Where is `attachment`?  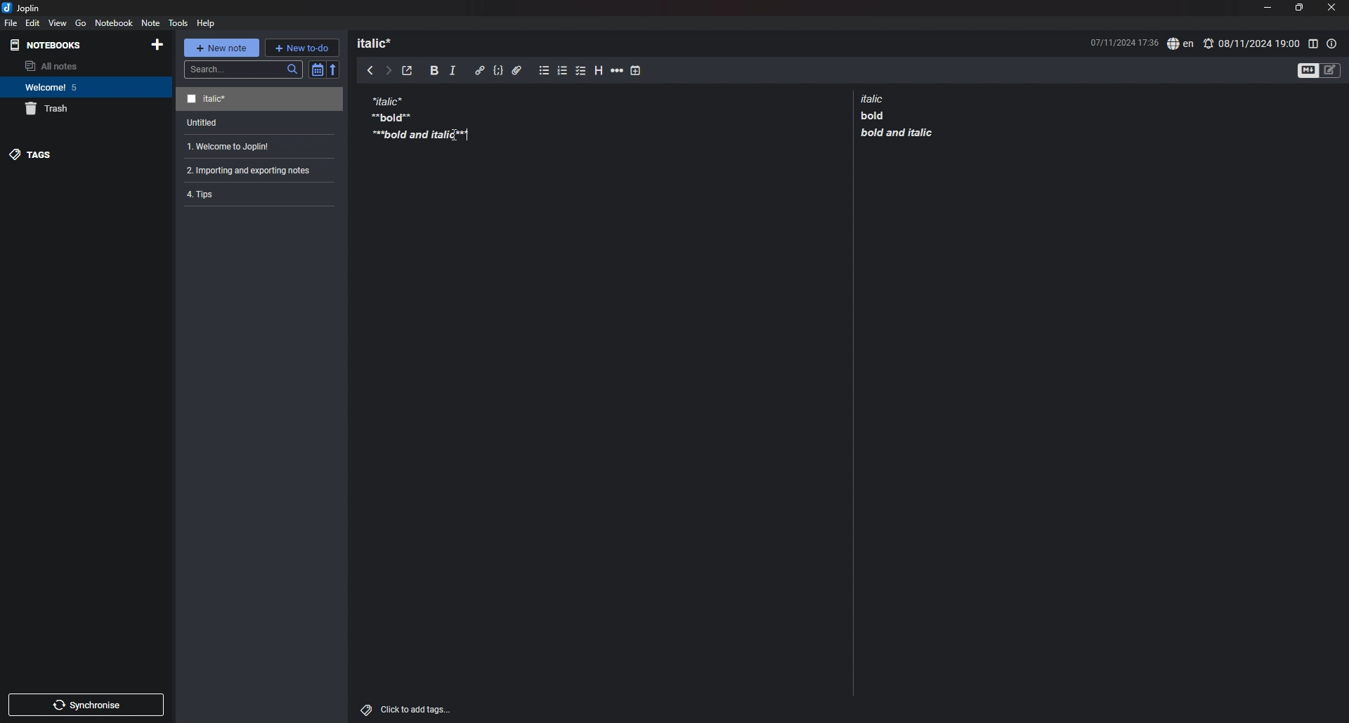
attachment is located at coordinates (517, 71).